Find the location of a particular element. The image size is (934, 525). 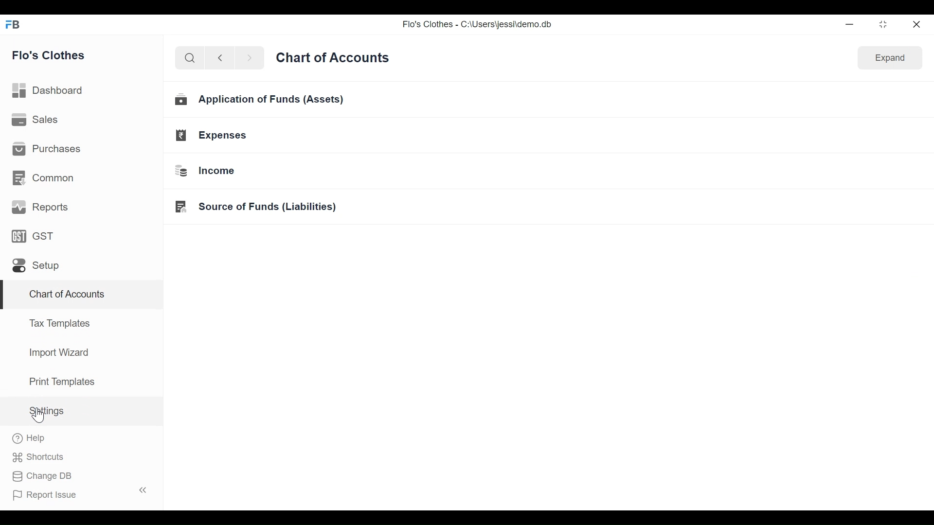

Print Templates is located at coordinates (62, 382).